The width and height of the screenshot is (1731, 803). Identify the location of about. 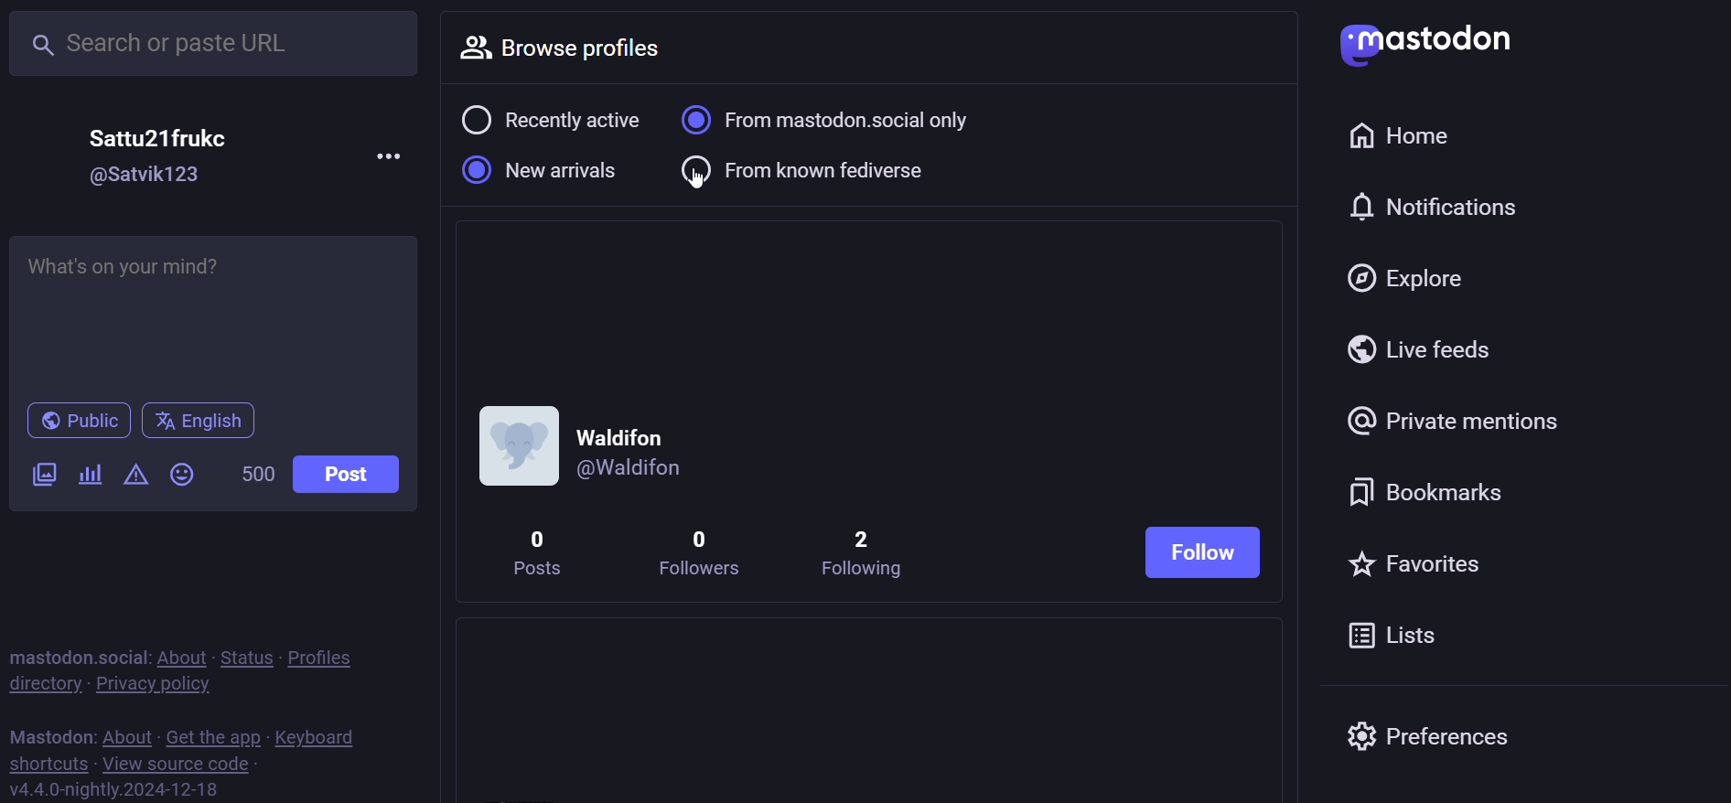
(127, 736).